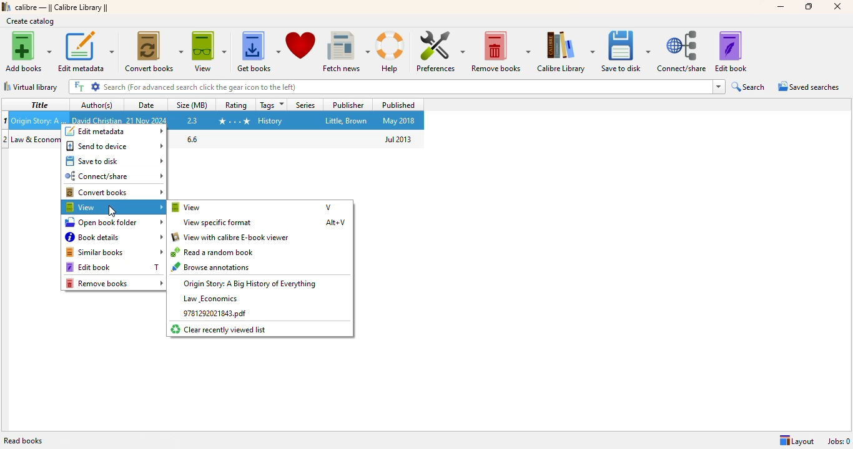 Image resolution: width=853 pixels, height=449 pixels. I want to click on convert books, so click(154, 52).